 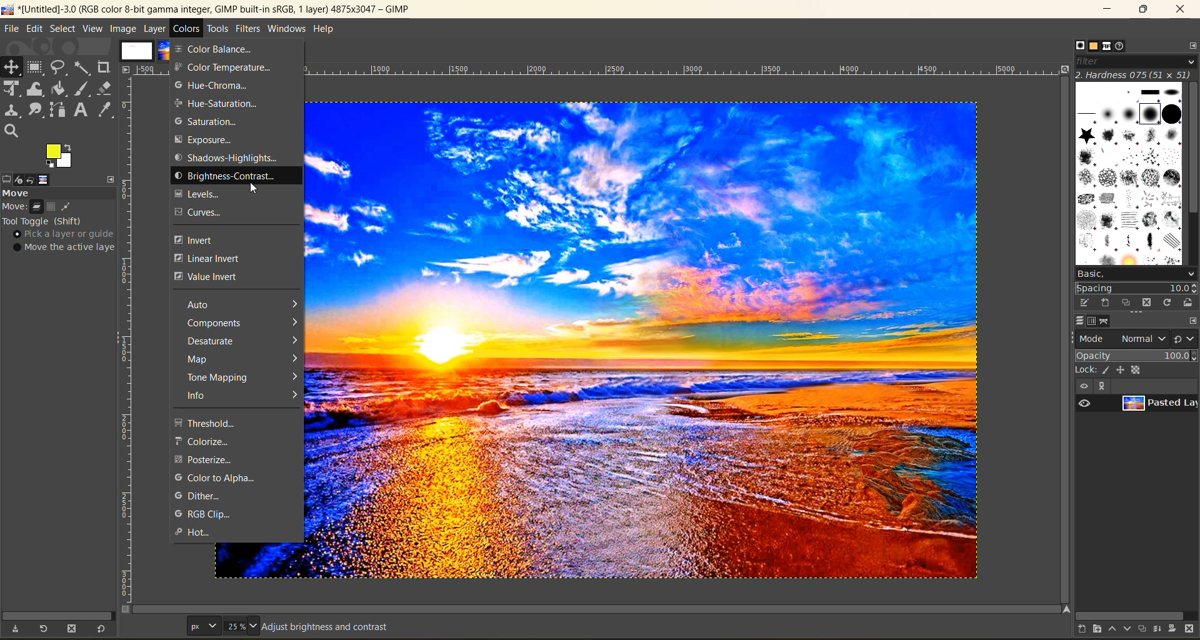 I want to click on fonts, so click(x=1110, y=47).